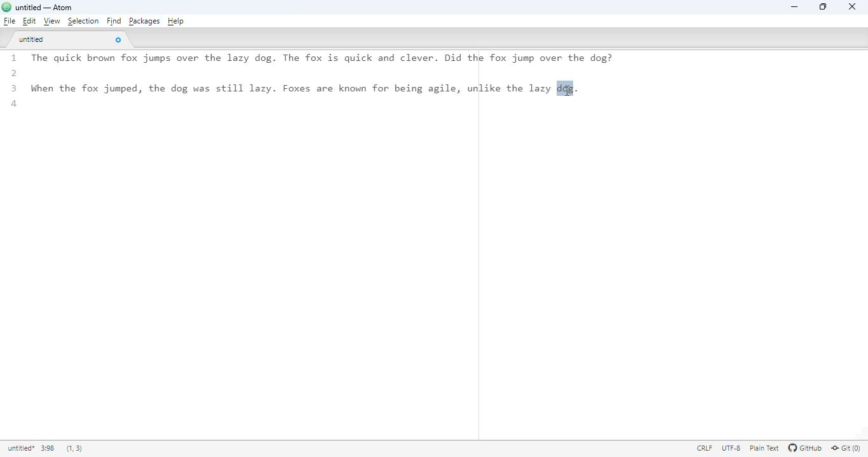  Describe the element at coordinates (6, 7) in the screenshot. I see `logo` at that location.